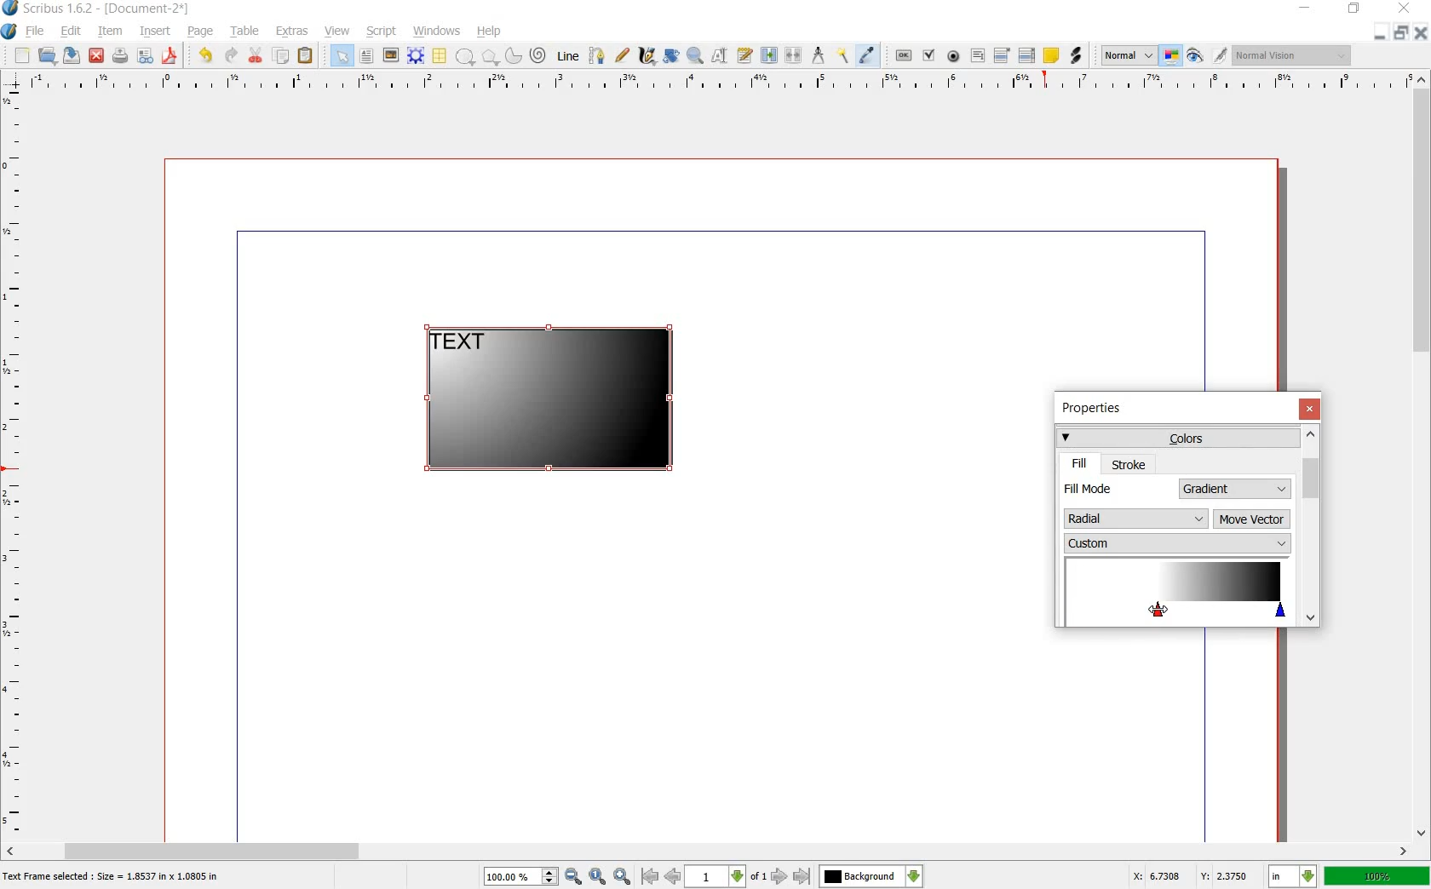  I want to click on gradient, so click(1236, 489).